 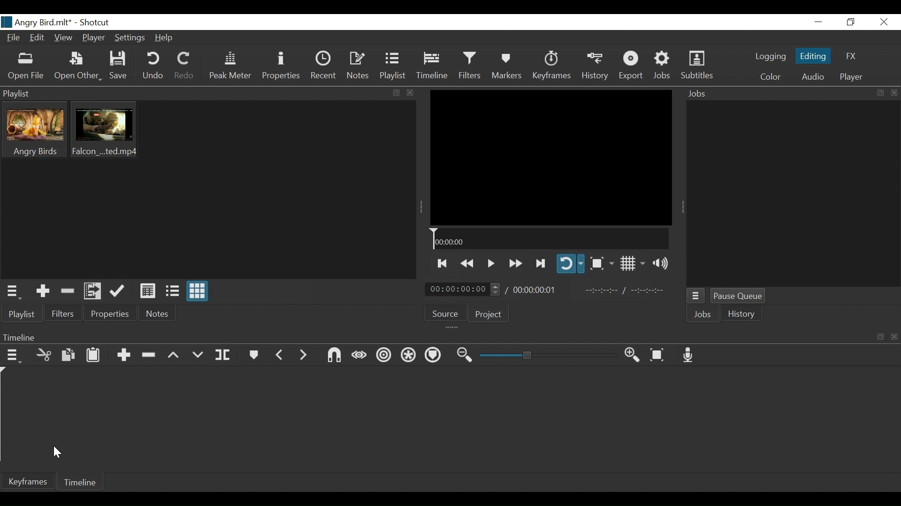 I want to click on Add the Source to the playlist, so click(x=42, y=291).